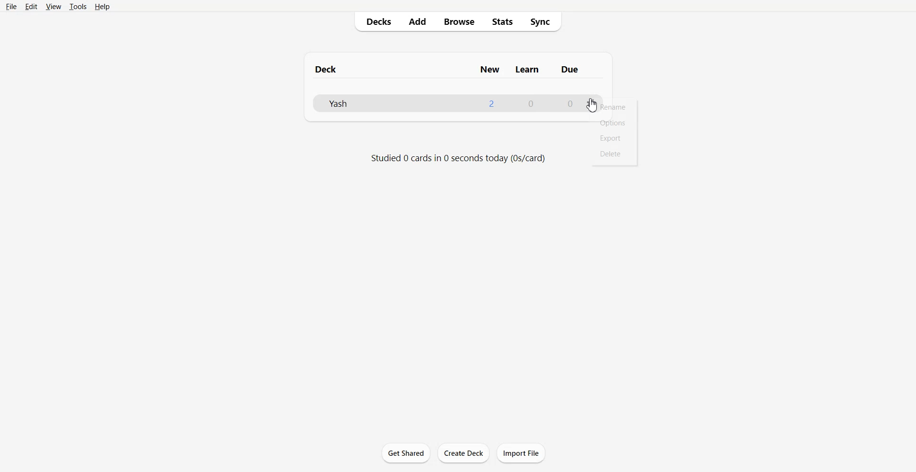 The width and height of the screenshot is (916, 472). What do you see at coordinates (592, 105) in the screenshot?
I see `Cursor` at bounding box center [592, 105].